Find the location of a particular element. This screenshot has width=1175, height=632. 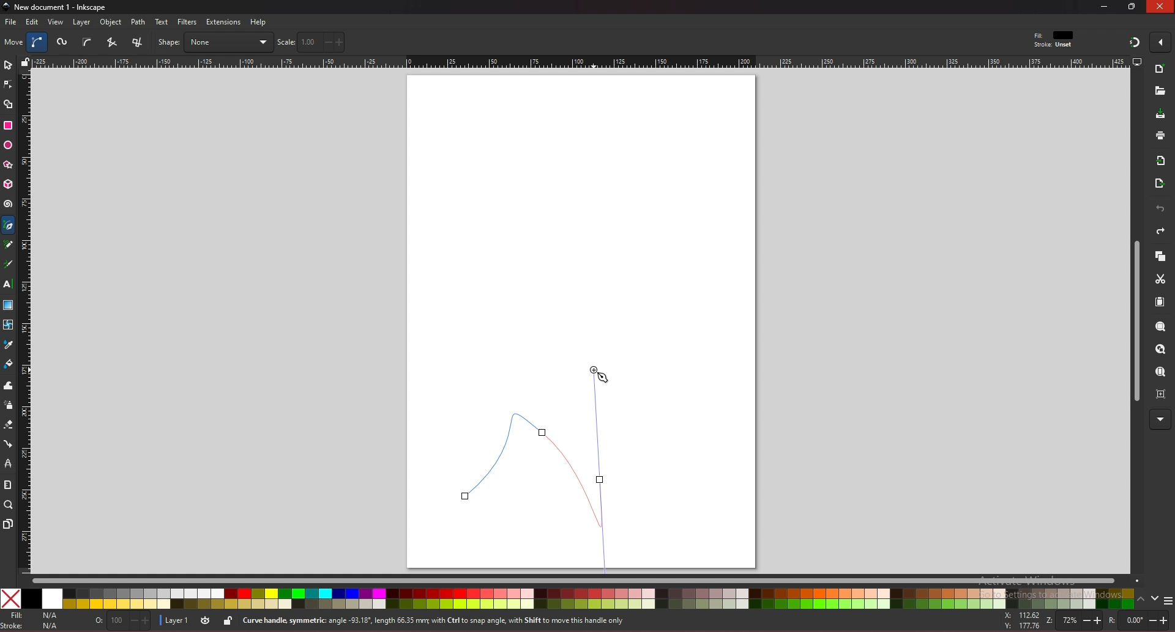

save is located at coordinates (1161, 115).